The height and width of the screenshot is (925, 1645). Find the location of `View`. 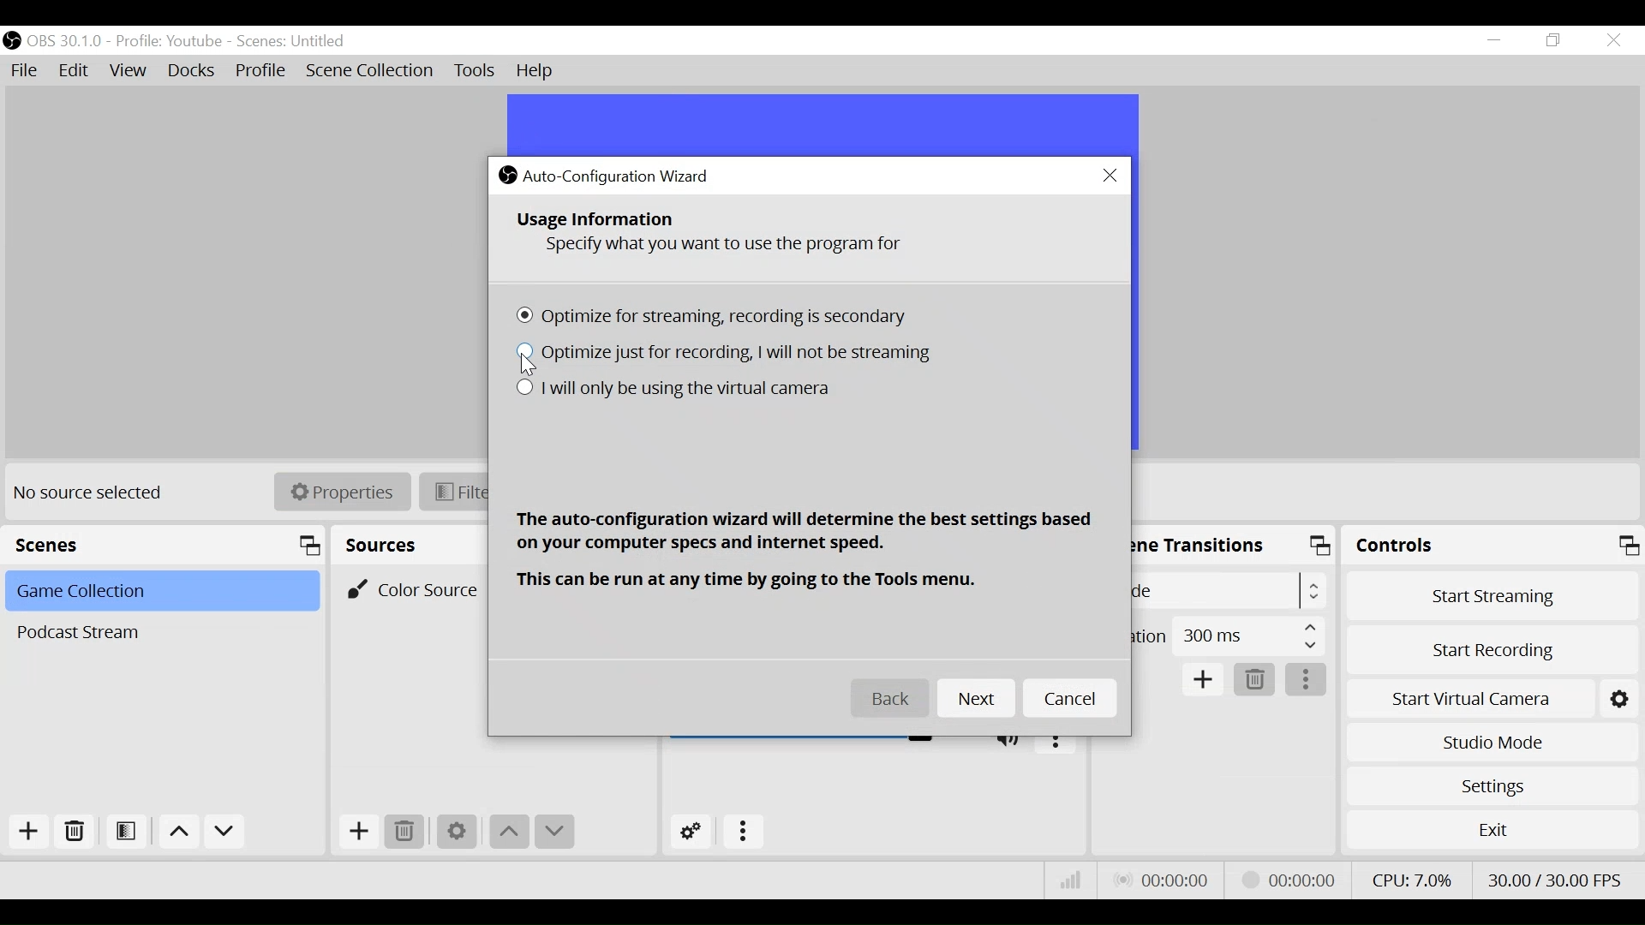

View is located at coordinates (128, 71).